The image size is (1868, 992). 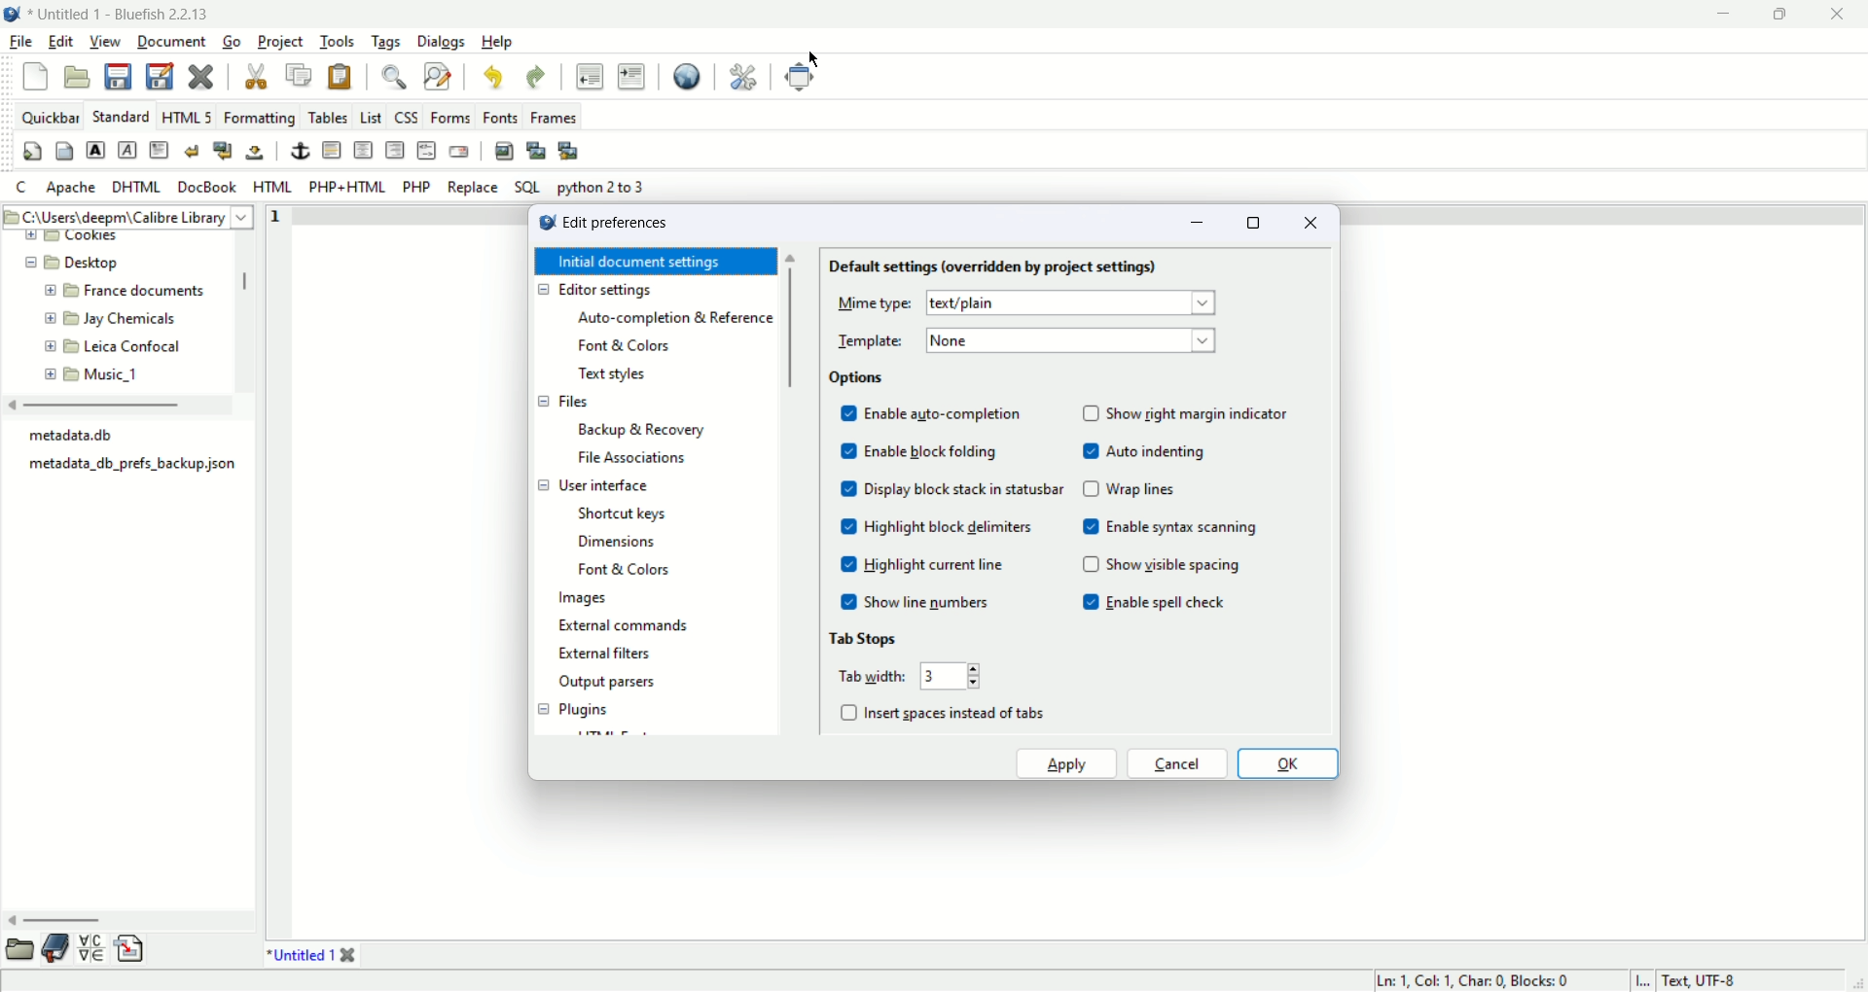 I want to click on python 2 to 3, so click(x=601, y=189).